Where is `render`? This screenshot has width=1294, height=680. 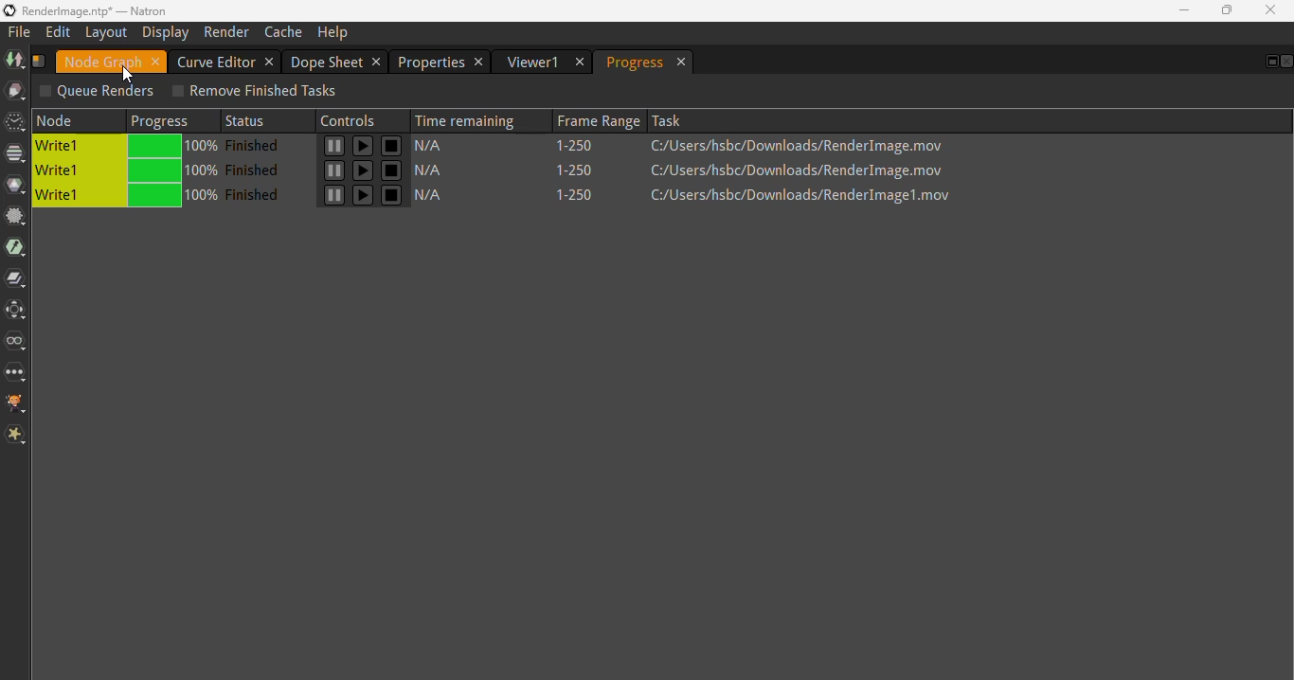 render is located at coordinates (226, 32).